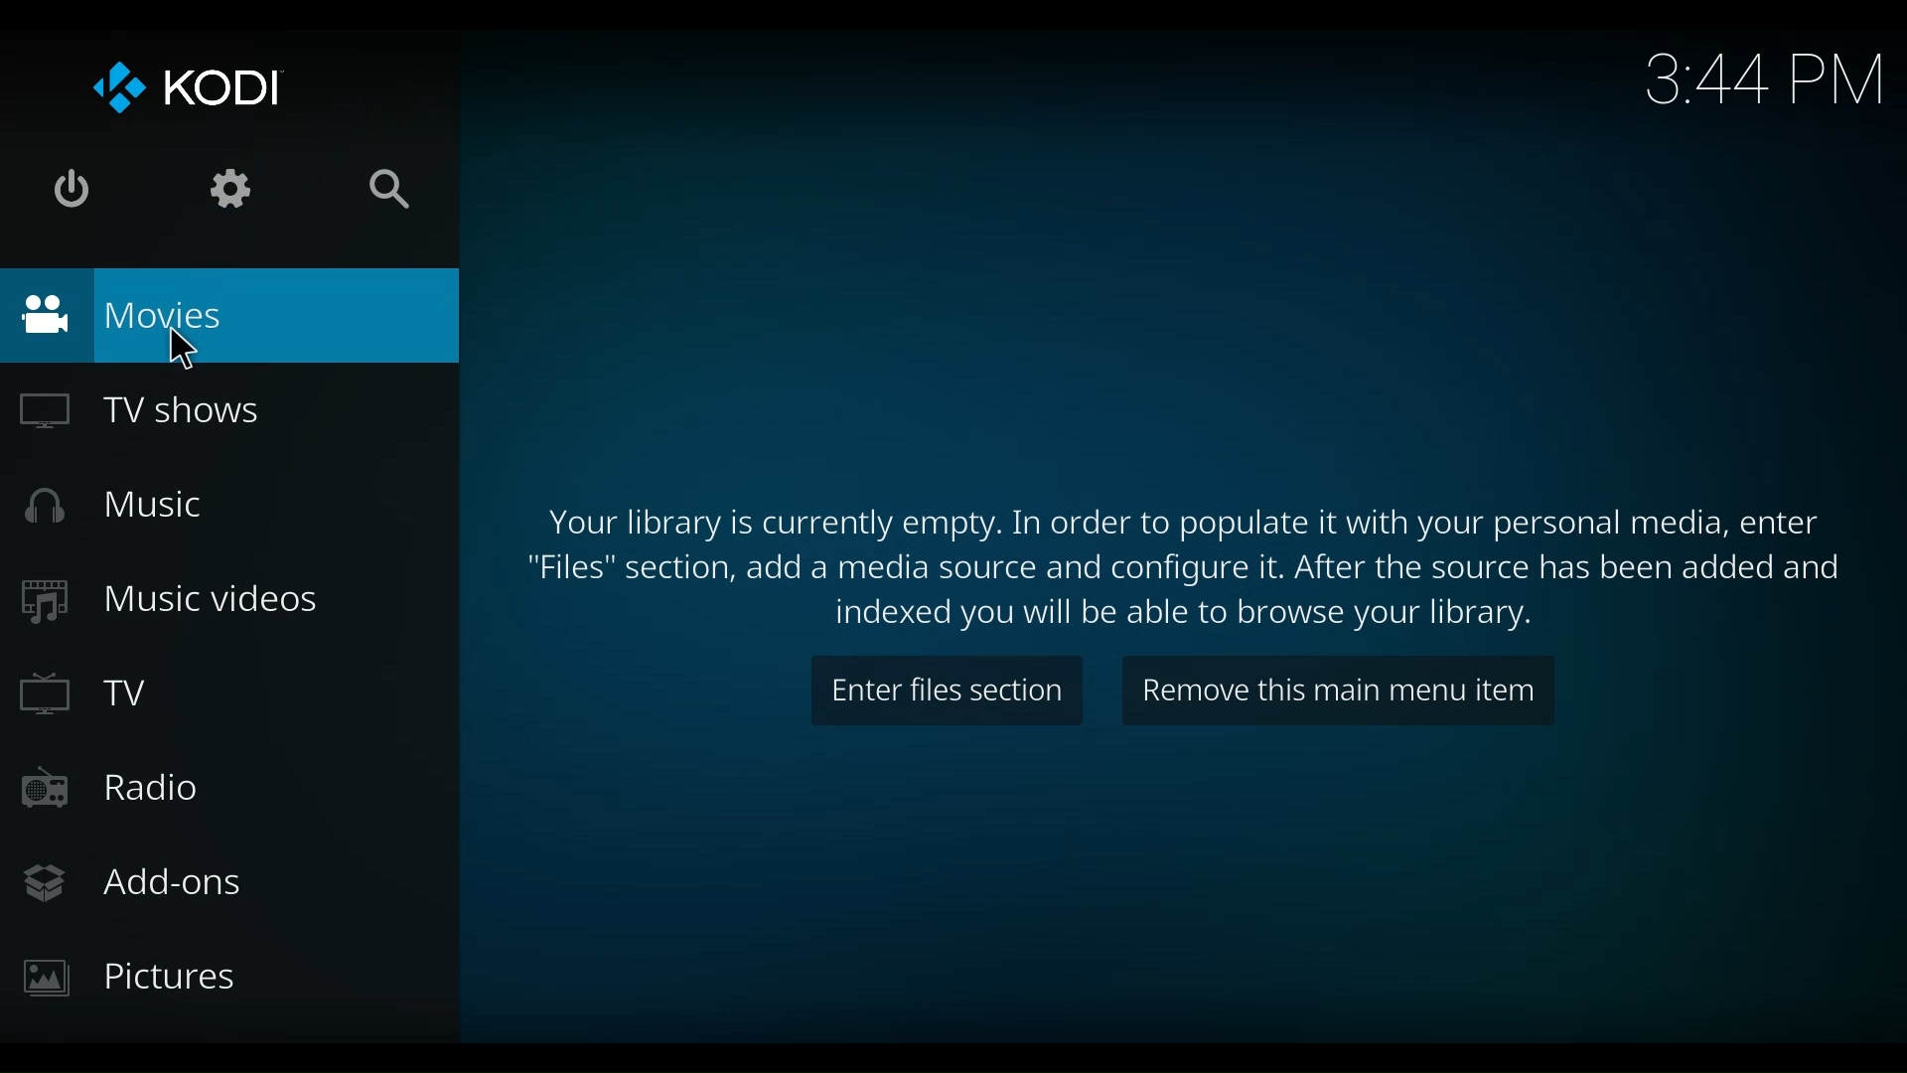 This screenshot has width=1907, height=1073. What do you see at coordinates (184, 91) in the screenshot?
I see `Kodi` at bounding box center [184, 91].